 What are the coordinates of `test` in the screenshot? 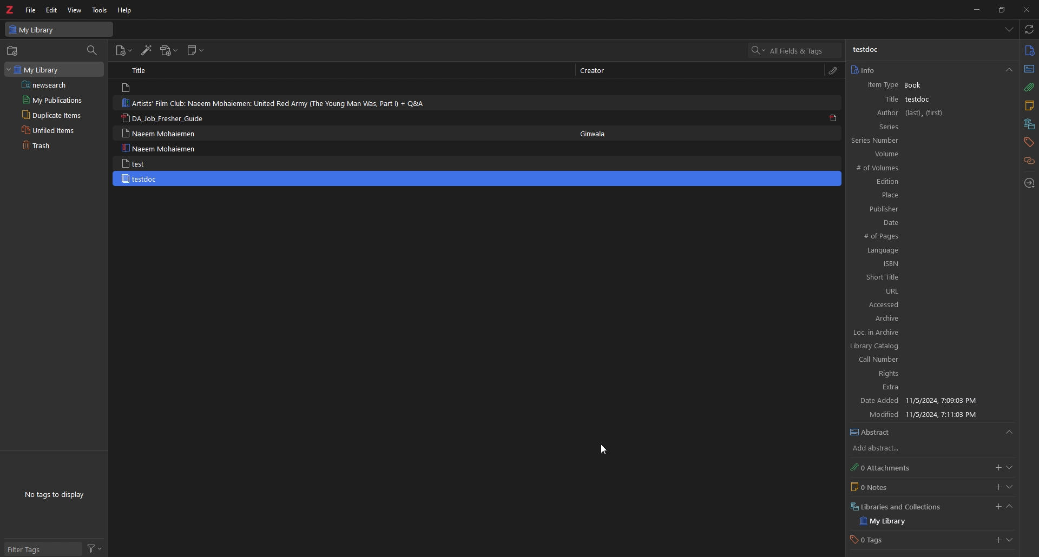 It's located at (135, 163).